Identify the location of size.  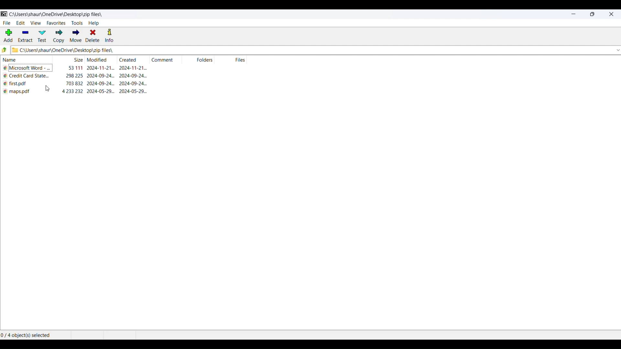
(77, 60).